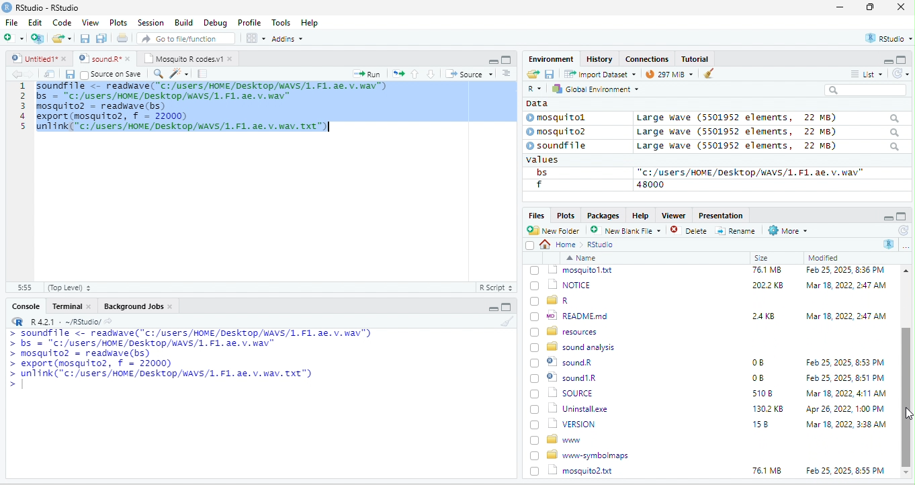  Describe the element at coordinates (310, 24) in the screenshot. I see `Help` at that location.